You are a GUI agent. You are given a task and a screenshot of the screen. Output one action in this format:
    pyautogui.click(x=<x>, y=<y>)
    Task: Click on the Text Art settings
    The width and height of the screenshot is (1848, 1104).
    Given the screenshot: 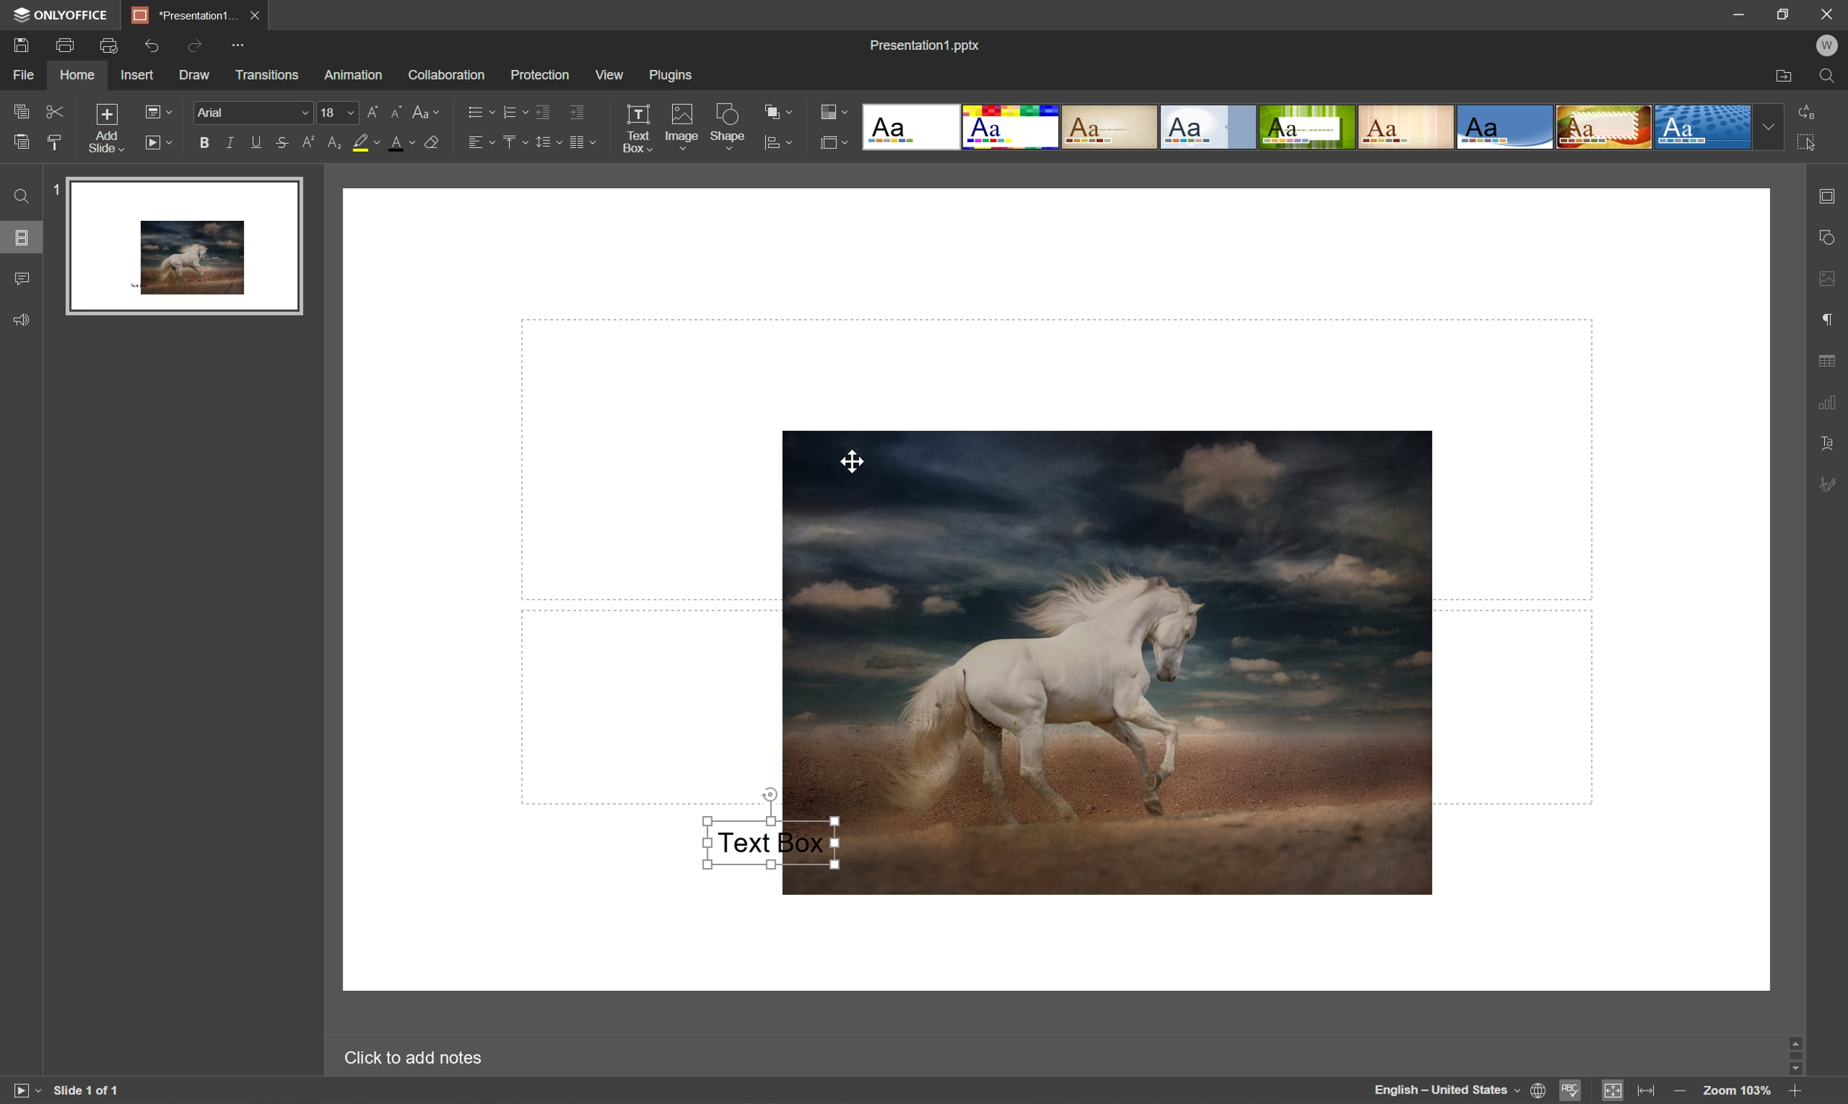 What is the action you would take?
    pyautogui.click(x=1831, y=444)
    